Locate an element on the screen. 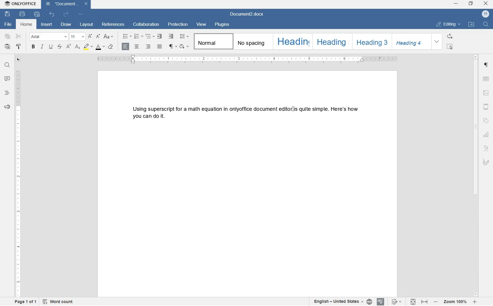 The width and height of the screenshot is (493, 306). font size is located at coordinates (77, 36).